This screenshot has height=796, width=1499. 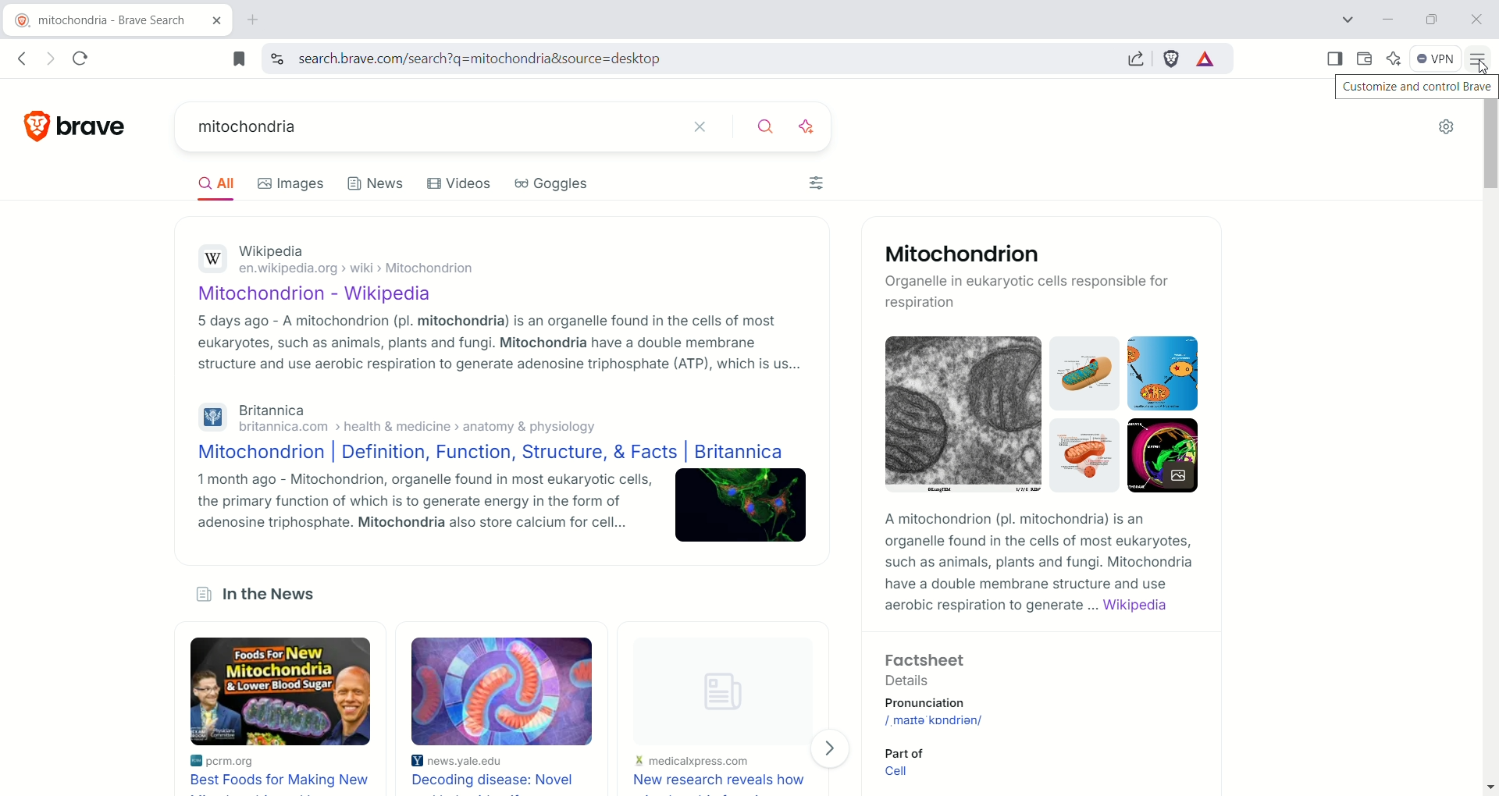 What do you see at coordinates (1059, 564) in the screenshot?
I see `A mitochondrion (pl. mitochondria) is anorganelle found in the cells of most eukaryotes,such as animals, plants and fungi. Mitochondriahave a double membrane structure and useaerobic respiration to generate ... Wikipedia` at bounding box center [1059, 564].